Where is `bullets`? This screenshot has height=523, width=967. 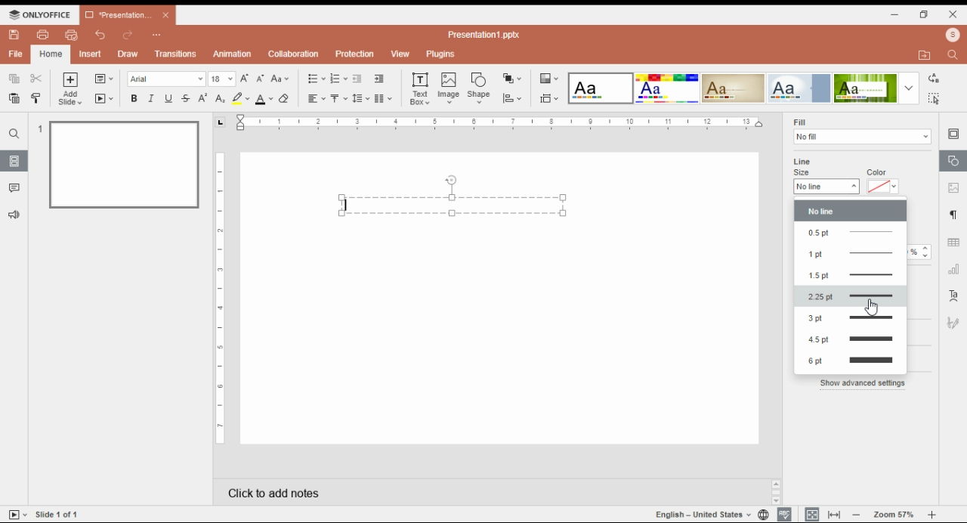 bullets is located at coordinates (316, 78).